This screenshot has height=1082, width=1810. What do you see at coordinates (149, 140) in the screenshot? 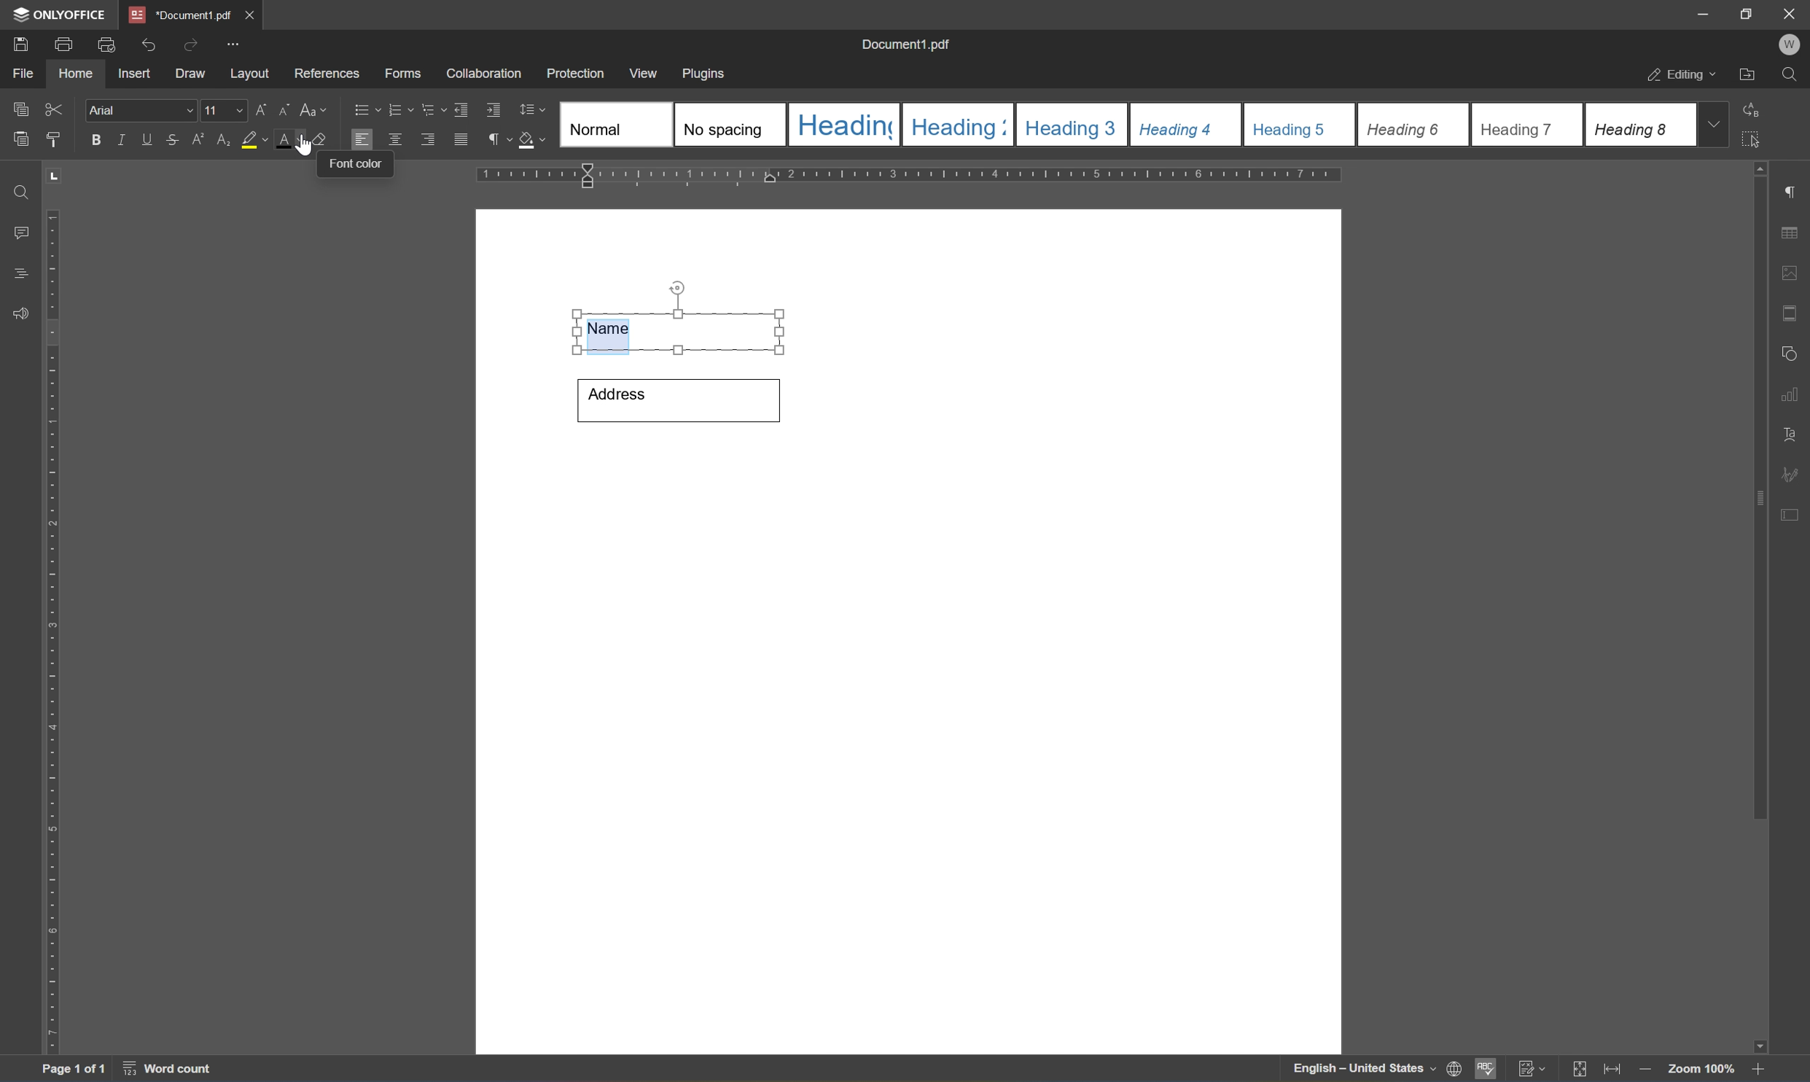
I see `underline` at bounding box center [149, 140].